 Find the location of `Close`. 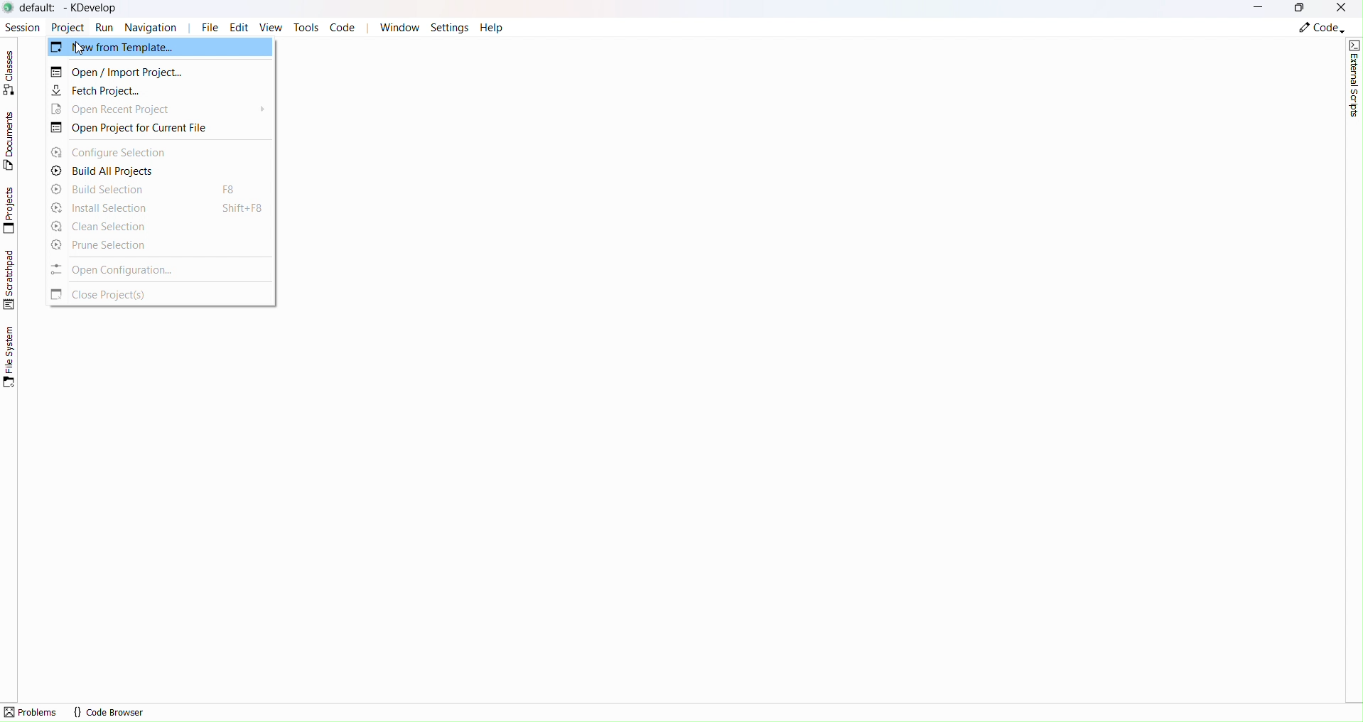

Close is located at coordinates (1343, 8).